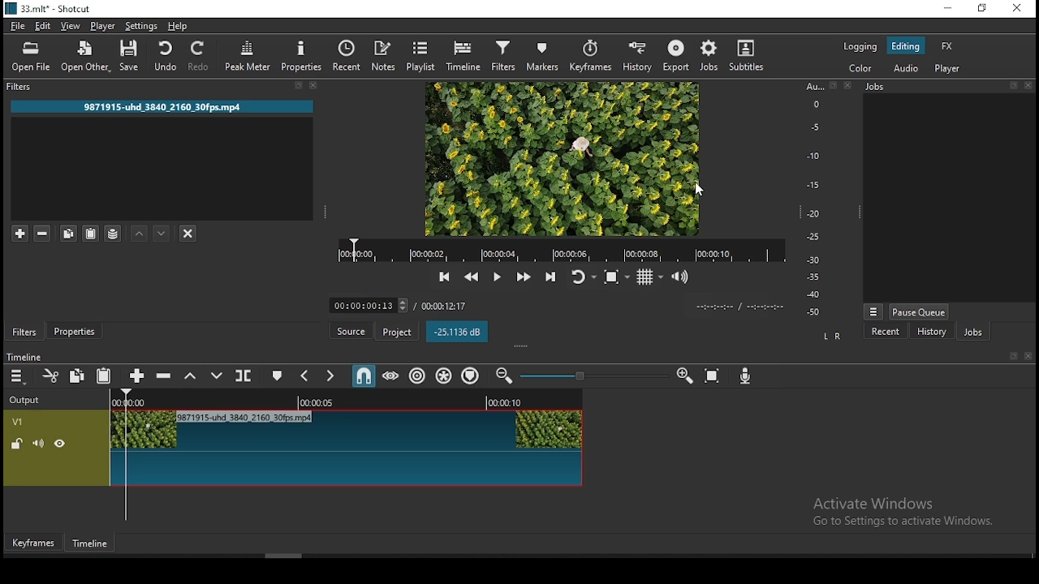 This screenshot has width=1039, height=584. I want to click on time line, so click(25, 355).